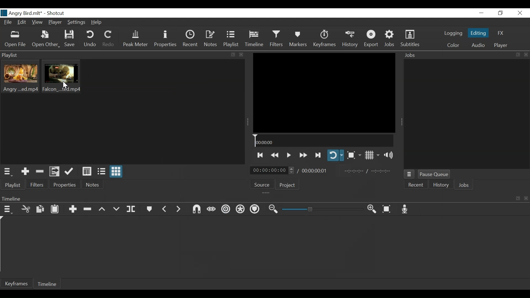 Image resolution: width=530 pixels, height=298 pixels. Describe the element at coordinates (500, 34) in the screenshot. I see `FX` at that location.